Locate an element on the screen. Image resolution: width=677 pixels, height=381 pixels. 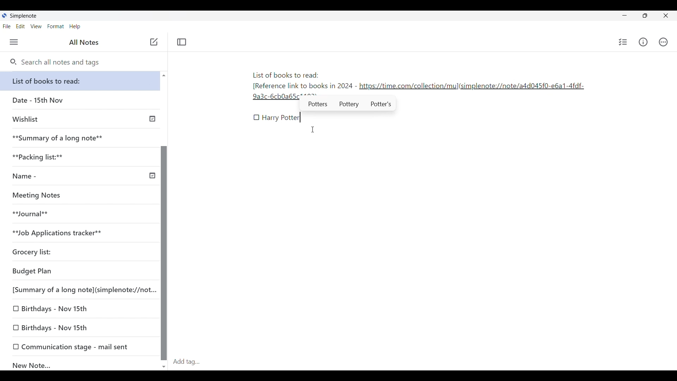
New Note... is located at coordinates (81, 364).